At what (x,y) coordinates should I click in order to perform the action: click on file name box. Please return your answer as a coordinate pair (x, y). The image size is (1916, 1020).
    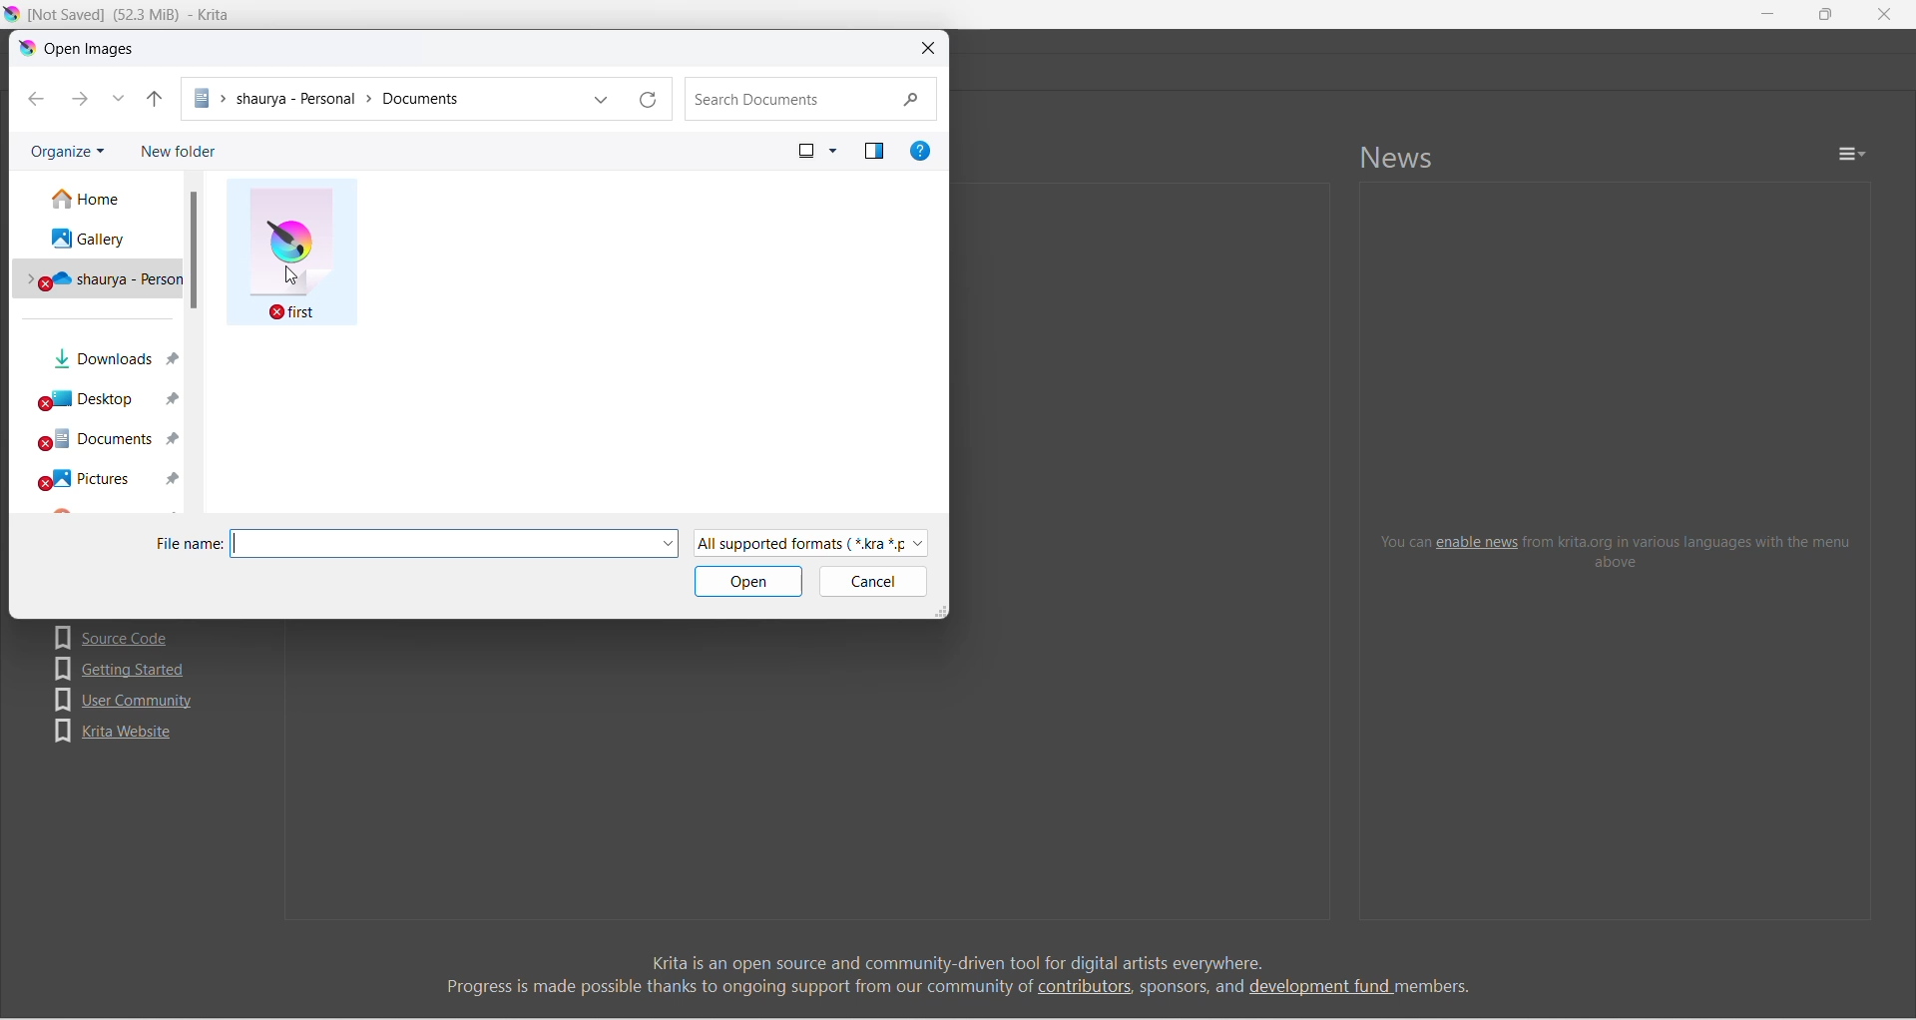
    Looking at the image, I should click on (441, 544).